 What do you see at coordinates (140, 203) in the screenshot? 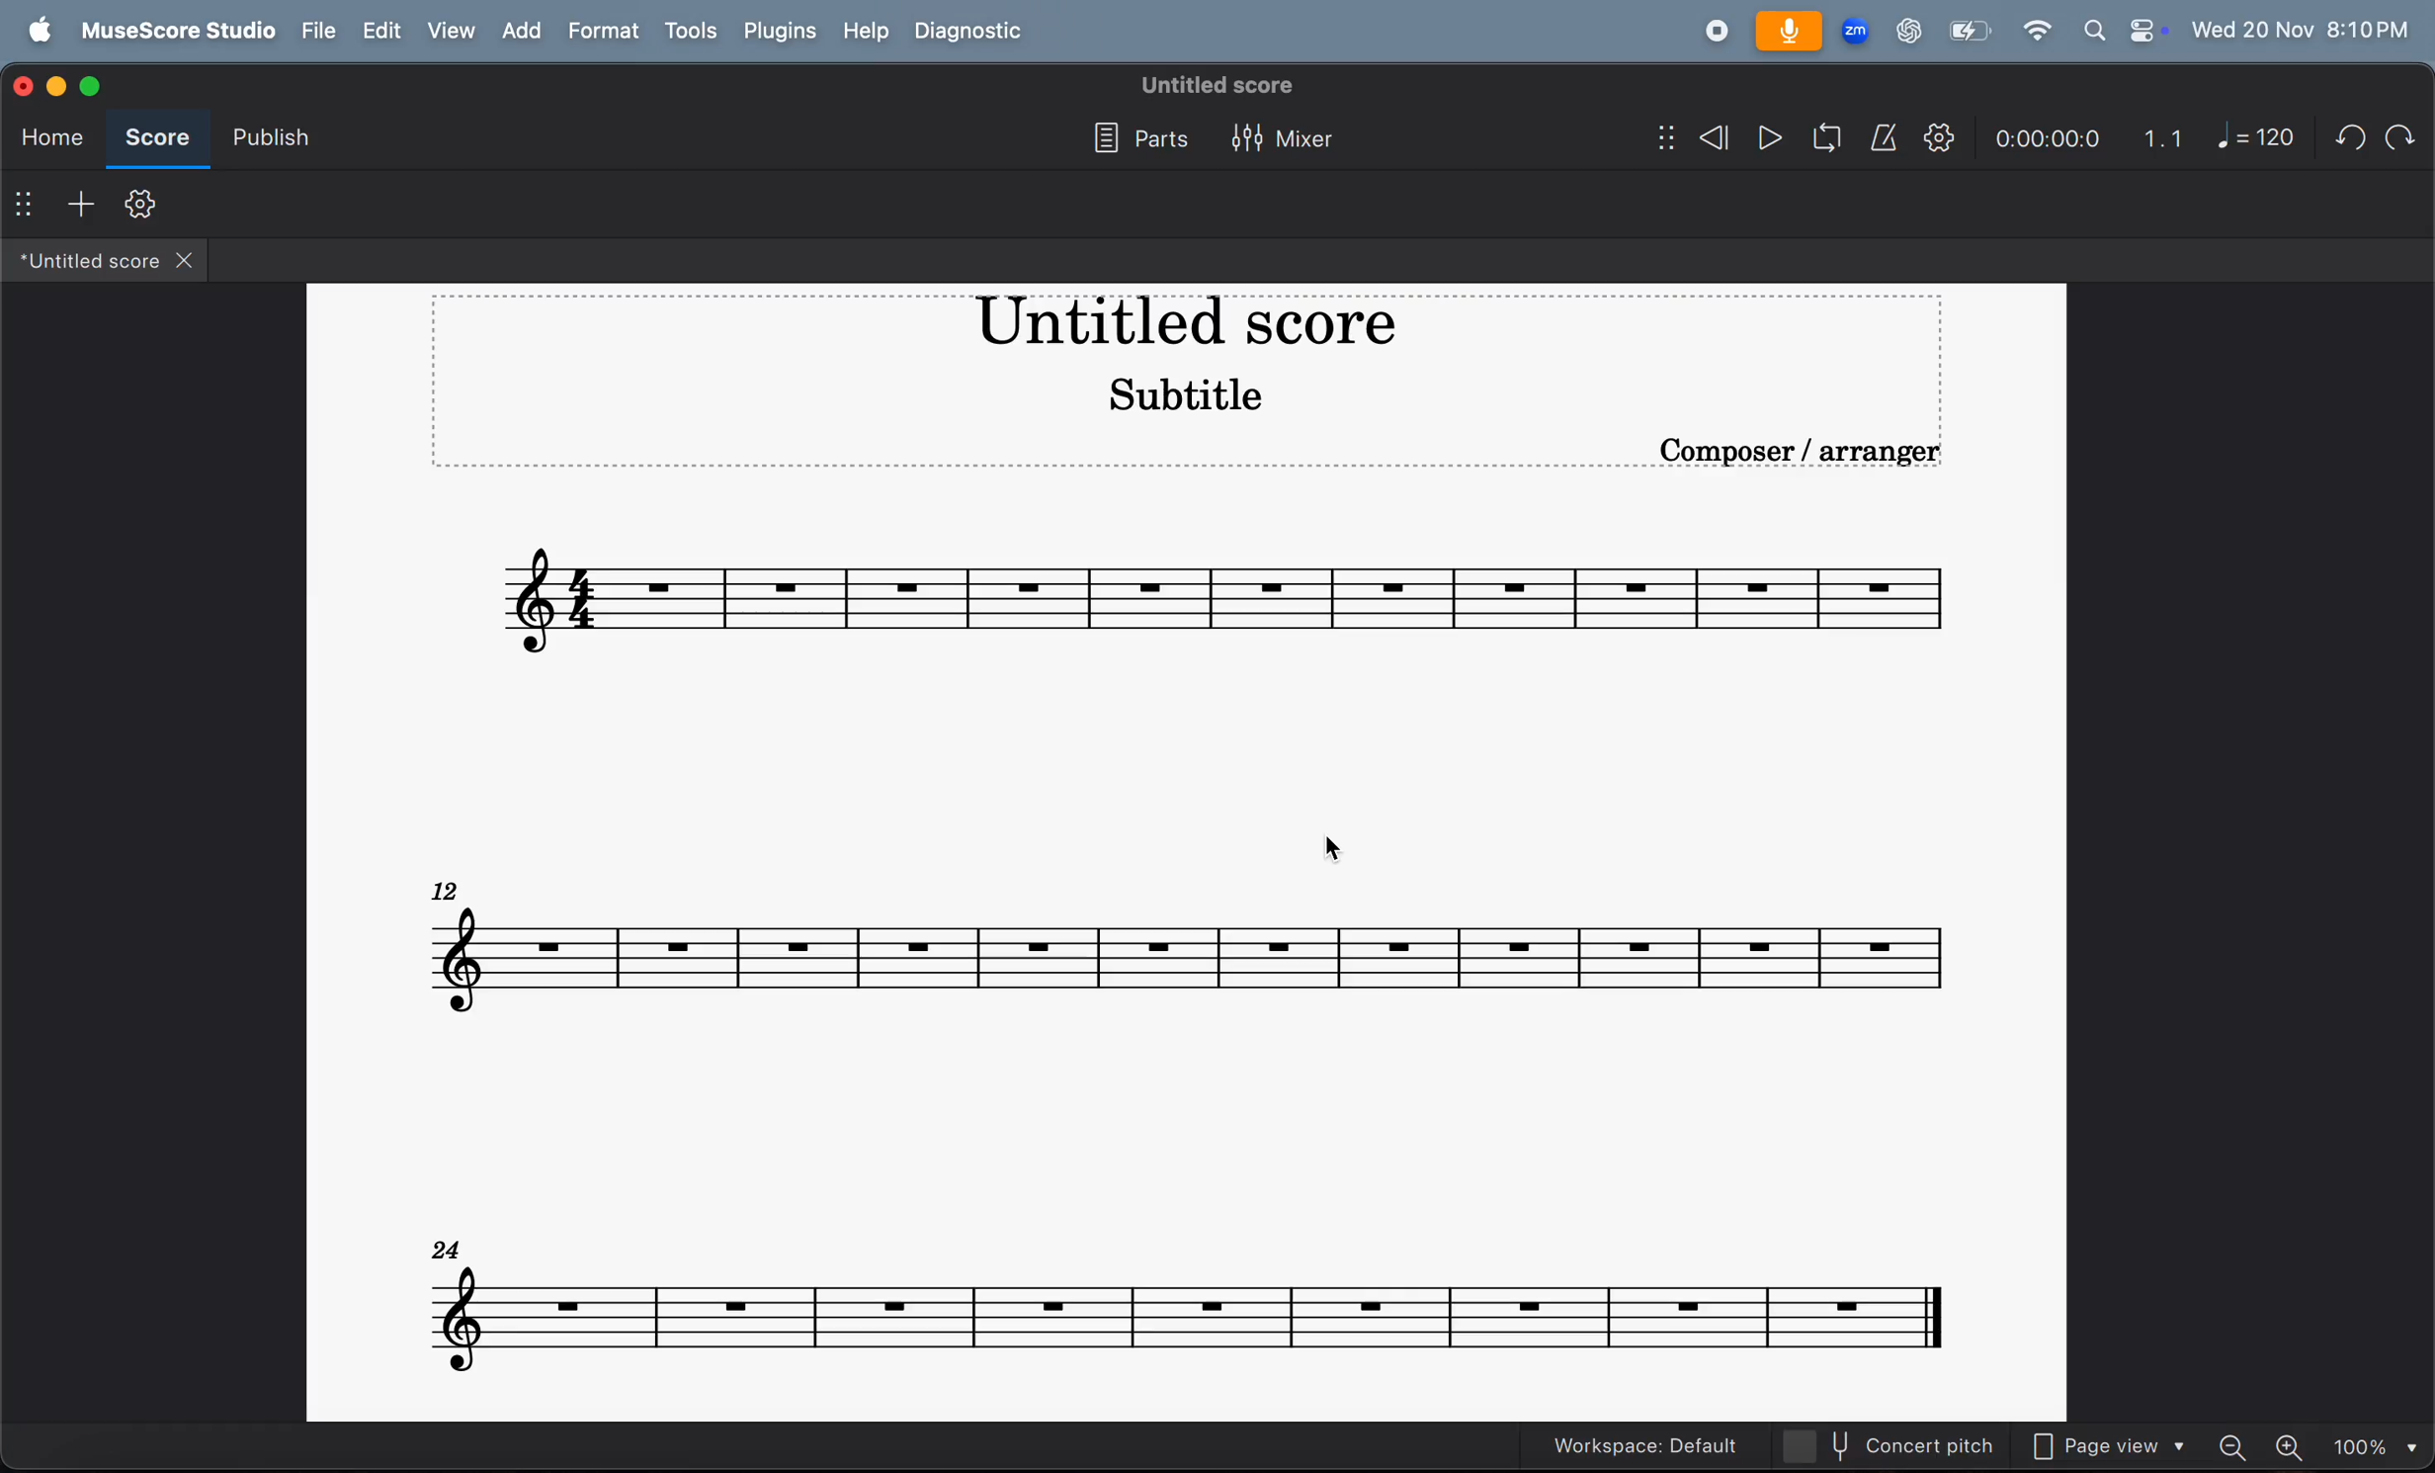
I see `toolbar setting` at bounding box center [140, 203].